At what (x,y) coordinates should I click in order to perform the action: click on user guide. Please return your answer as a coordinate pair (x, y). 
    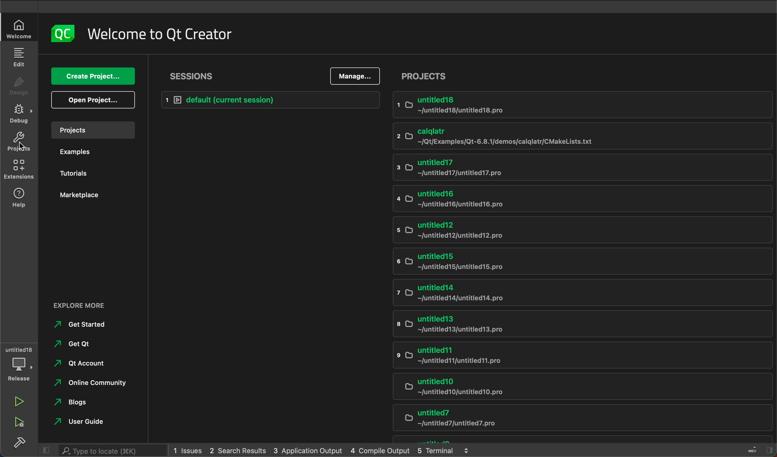
    Looking at the image, I should click on (83, 422).